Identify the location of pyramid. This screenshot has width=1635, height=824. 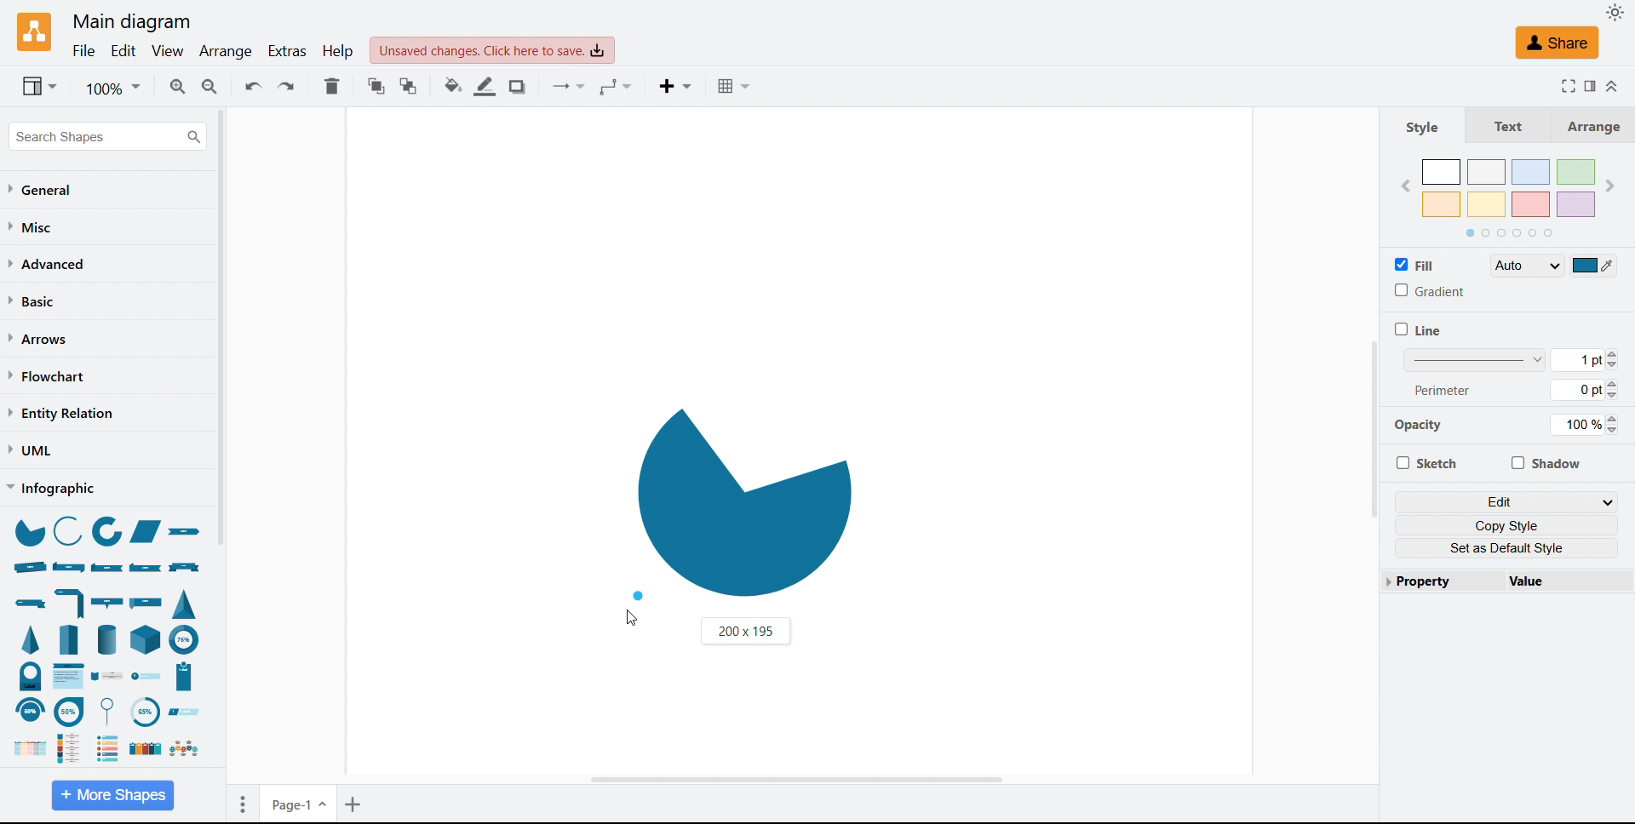
(33, 639).